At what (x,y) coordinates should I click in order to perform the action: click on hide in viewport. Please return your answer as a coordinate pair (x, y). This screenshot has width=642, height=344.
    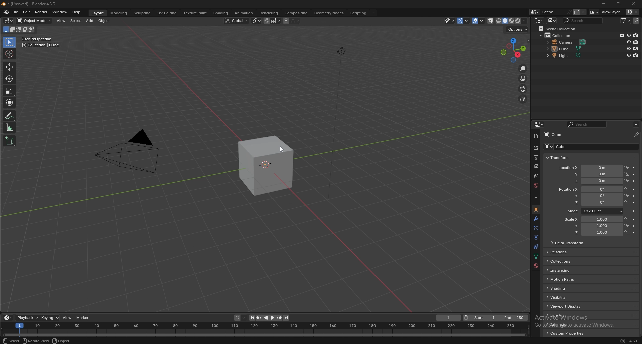
    Looking at the image, I should click on (628, 42).